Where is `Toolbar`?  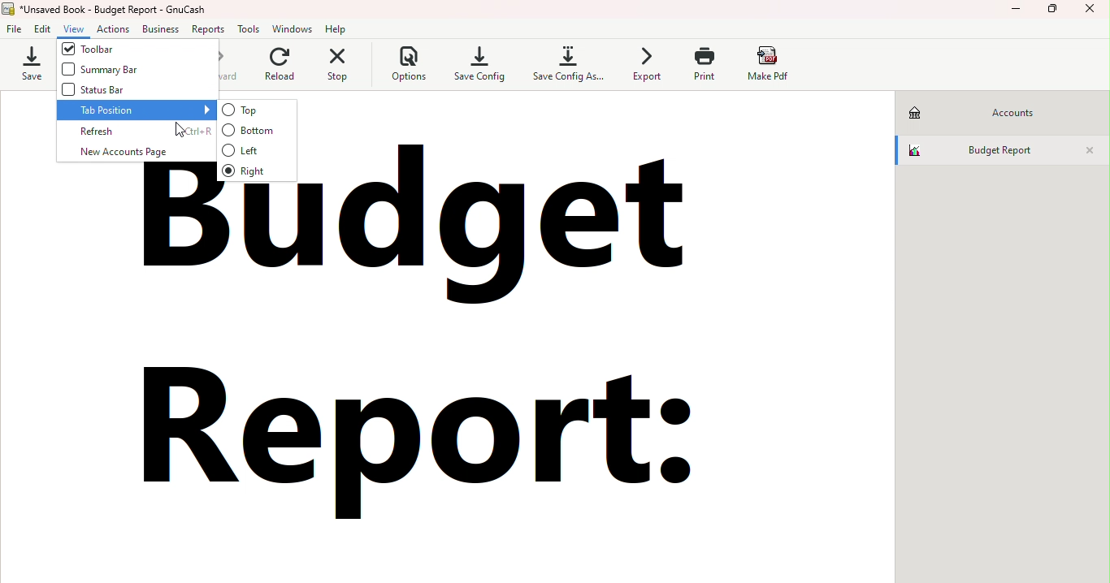
Toolbar is located at coordinates (120, 49).